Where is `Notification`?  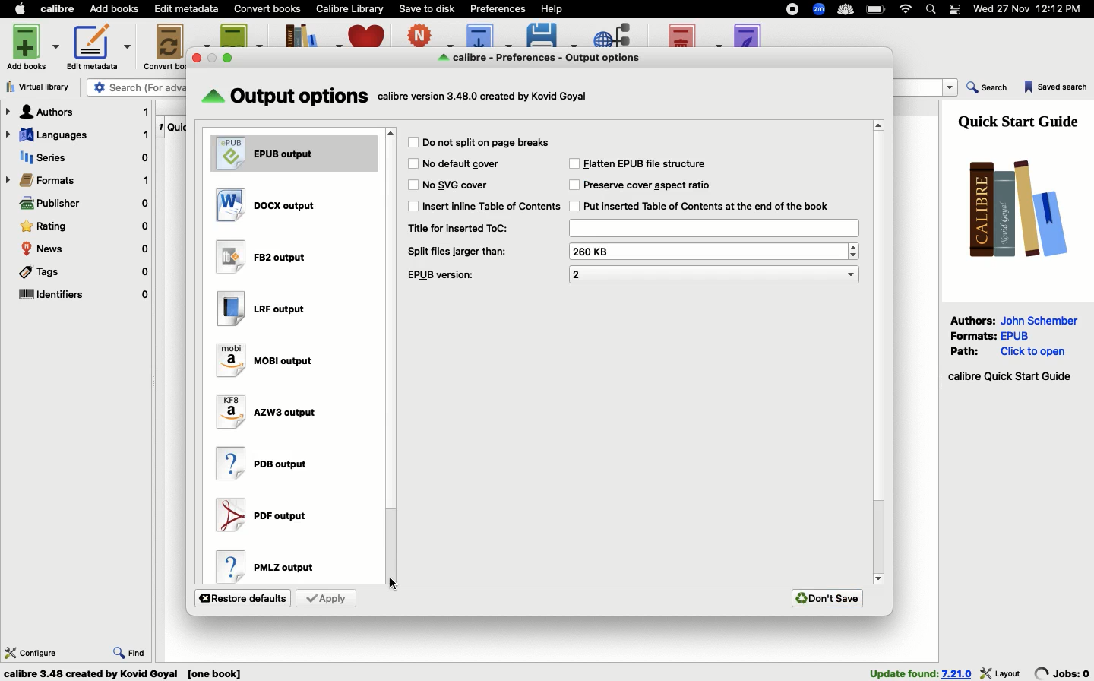 Notification is located at coordinates (956, 9).